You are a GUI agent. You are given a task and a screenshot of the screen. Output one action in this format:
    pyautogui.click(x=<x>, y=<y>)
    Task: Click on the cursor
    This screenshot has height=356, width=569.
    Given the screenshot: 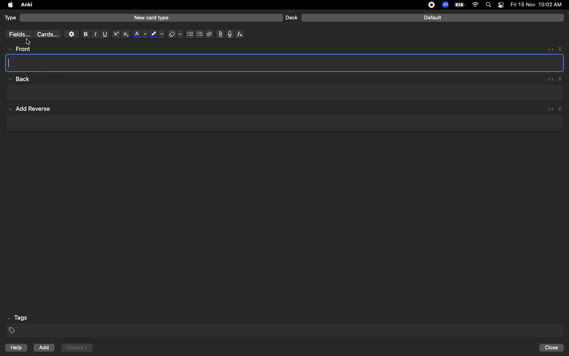 What is the action you would take?
    pyautogui.click(x=29, y=42)
    